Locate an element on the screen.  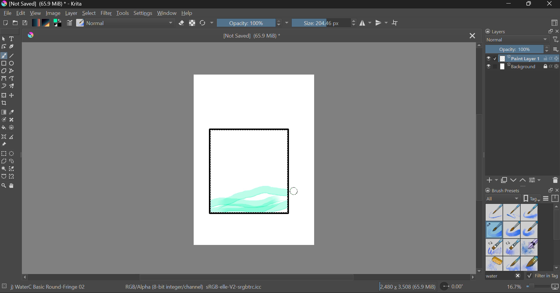
Choose Workspace is located at coordinates (554, 22).